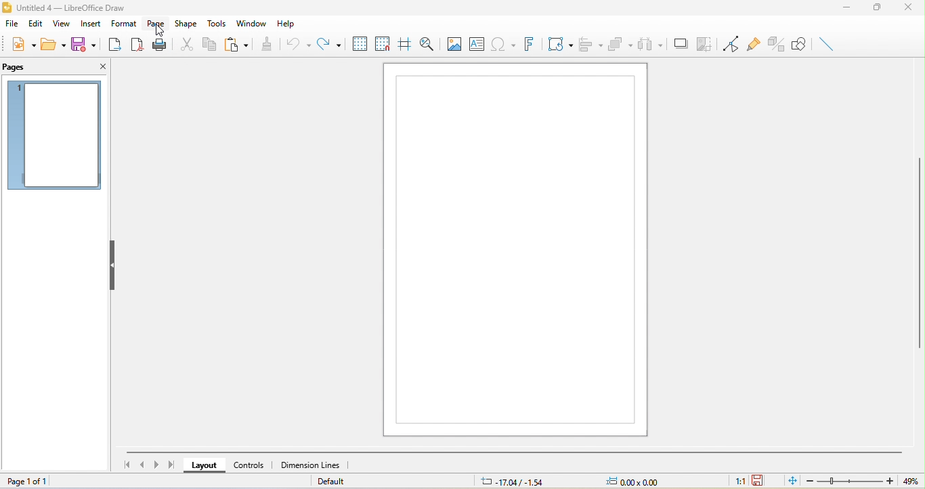 The width and height of the screenshot is (925, 489). Describe the element at coordinates (880, 9) in the screenshot. I see `maximize` at that location.